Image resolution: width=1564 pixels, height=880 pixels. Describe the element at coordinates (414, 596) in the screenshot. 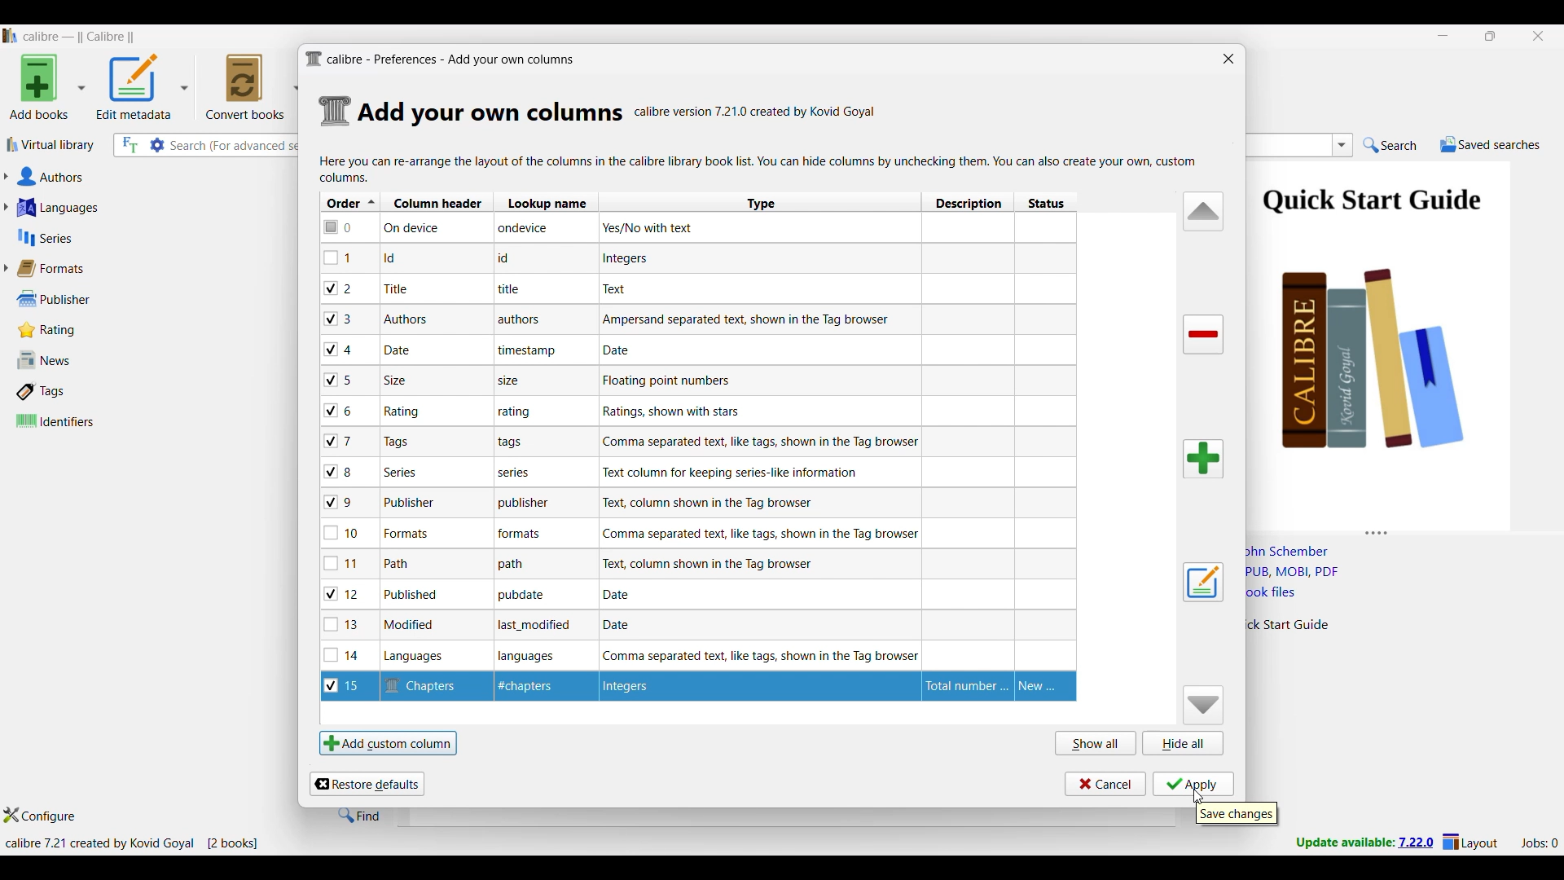

I see `Note` at that location.